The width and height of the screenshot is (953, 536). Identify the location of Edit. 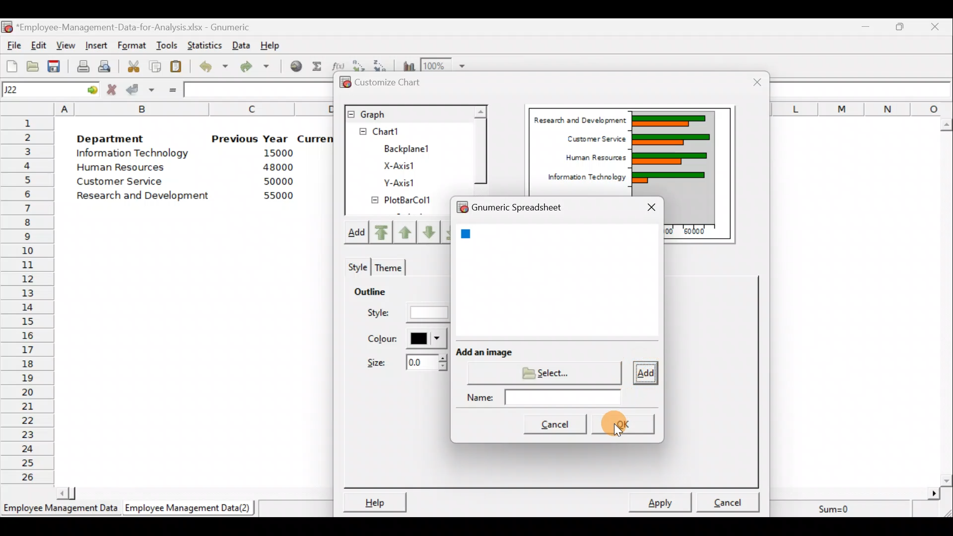
(40, 45).